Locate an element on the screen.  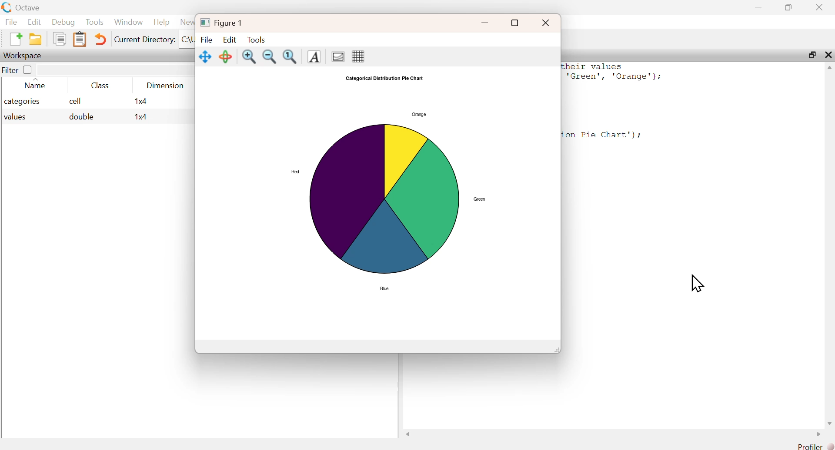
Octave is located at coordinates (30, 8).